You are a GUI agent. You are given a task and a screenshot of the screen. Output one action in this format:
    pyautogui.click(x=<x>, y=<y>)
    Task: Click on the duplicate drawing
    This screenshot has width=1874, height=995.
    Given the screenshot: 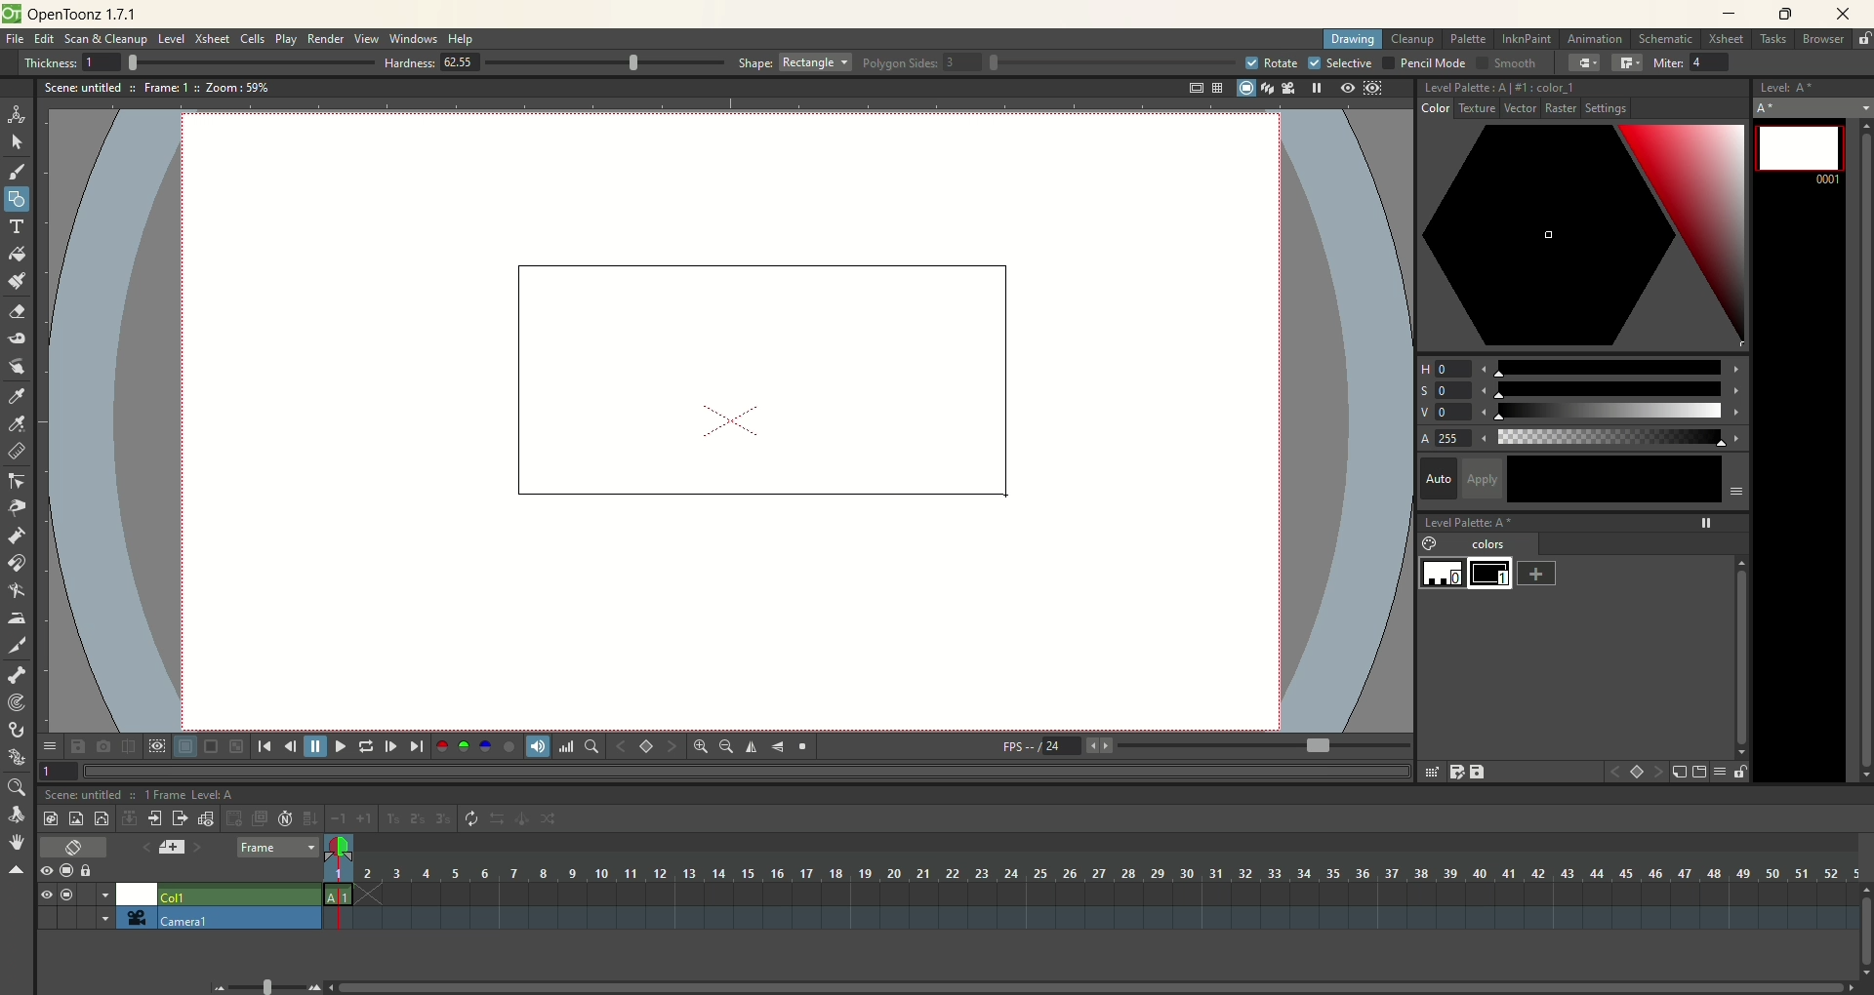 What is the action you would take?
    pyautogui.click(x=261, y=818)
    